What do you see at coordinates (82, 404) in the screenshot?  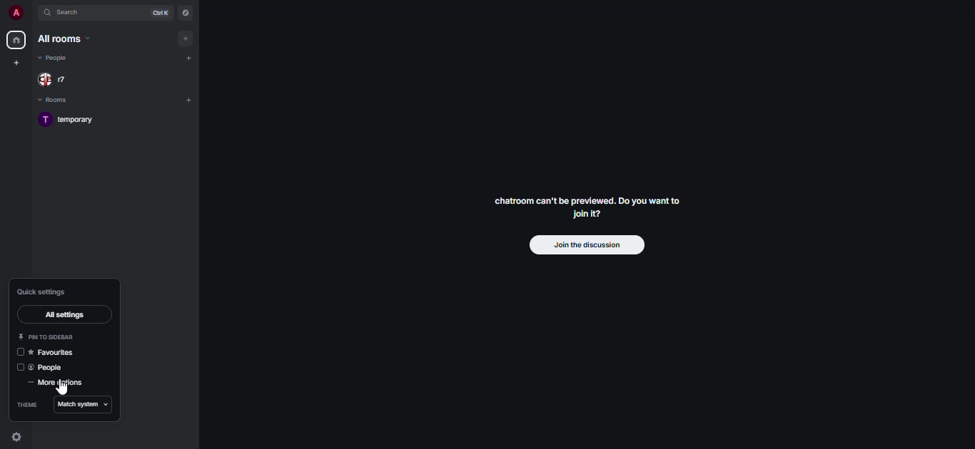 I see `match system` at bounding box center [82, 404].